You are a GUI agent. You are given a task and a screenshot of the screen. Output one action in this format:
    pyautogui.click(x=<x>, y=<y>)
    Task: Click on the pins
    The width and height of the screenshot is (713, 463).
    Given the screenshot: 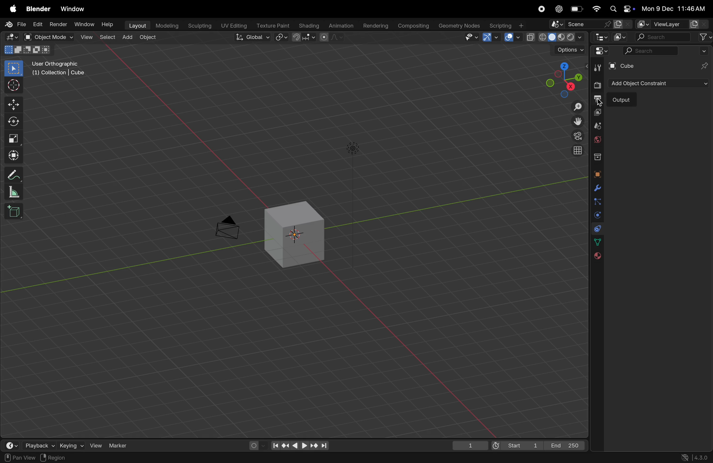 What is the action you would take?
    pyautogui.click(x=703, y=60)
    